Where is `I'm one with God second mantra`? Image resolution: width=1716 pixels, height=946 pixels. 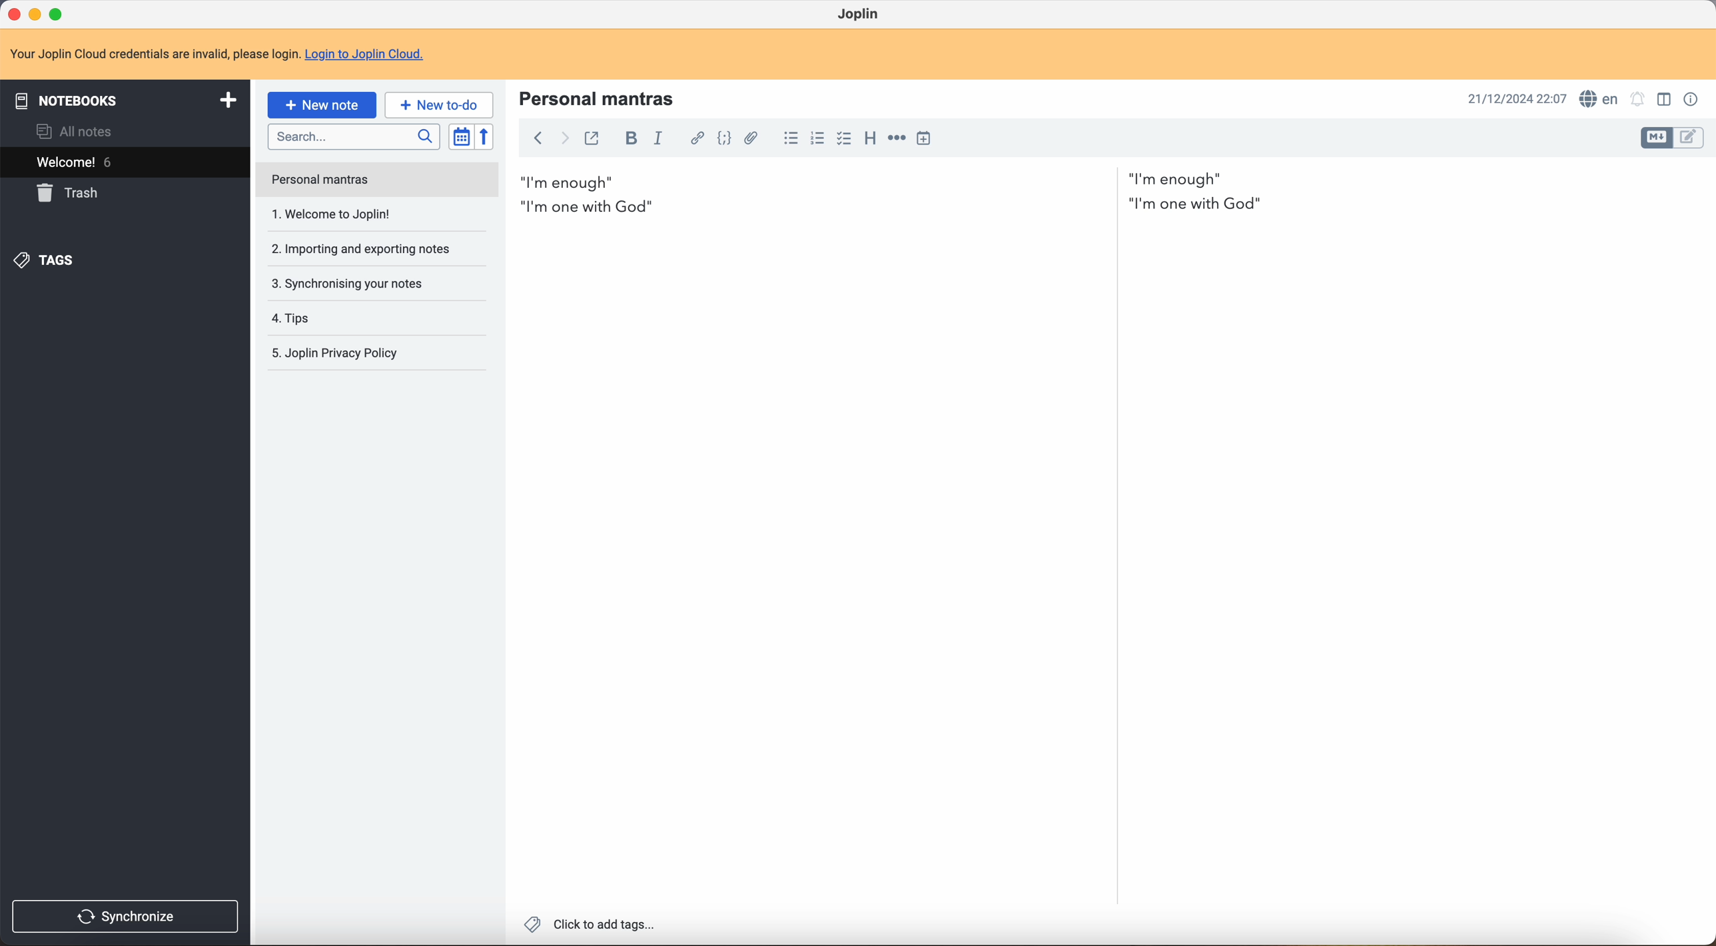
I'm one with God second mantra is located at coordinates (897, 207).